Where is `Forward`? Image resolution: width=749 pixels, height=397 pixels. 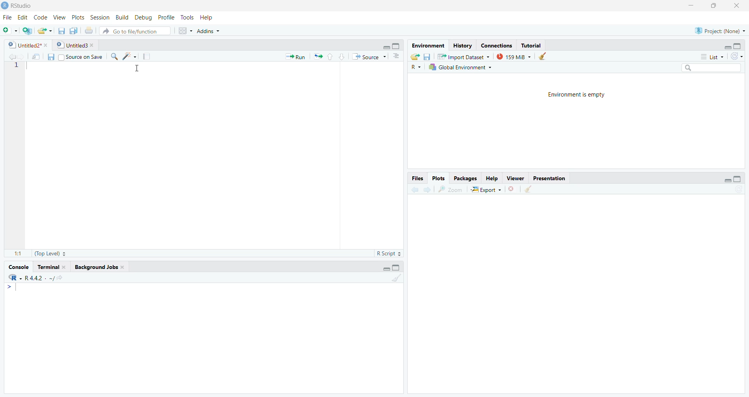 Forward is located at coordinates (21, 57).